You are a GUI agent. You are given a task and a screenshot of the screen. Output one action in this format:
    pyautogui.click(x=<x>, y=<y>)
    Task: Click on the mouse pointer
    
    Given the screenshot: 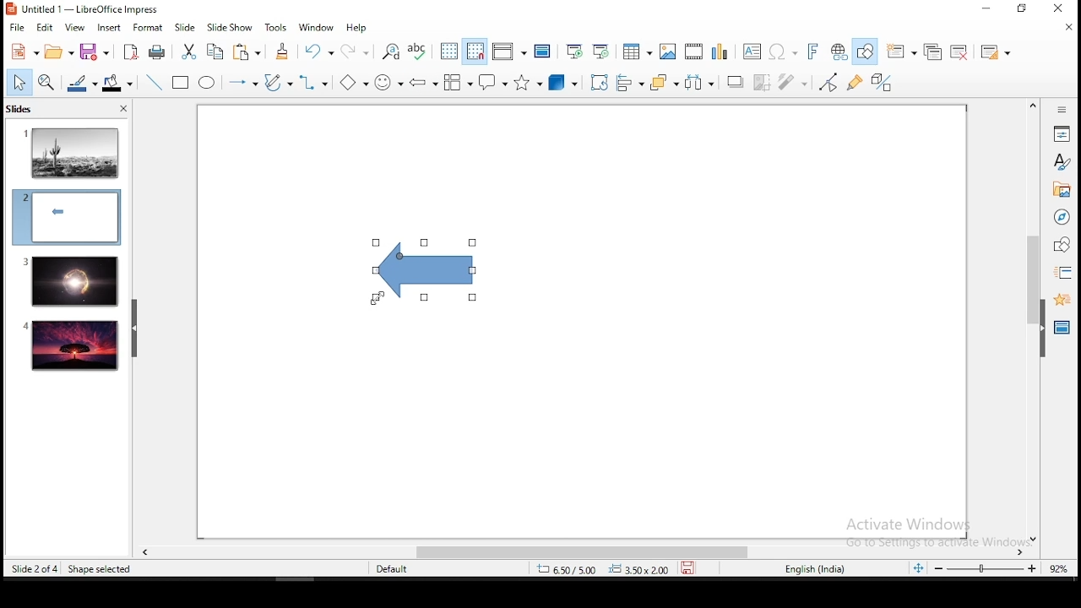 What is the action you would take?
    pyautogui.click(x=378, y=298)
    